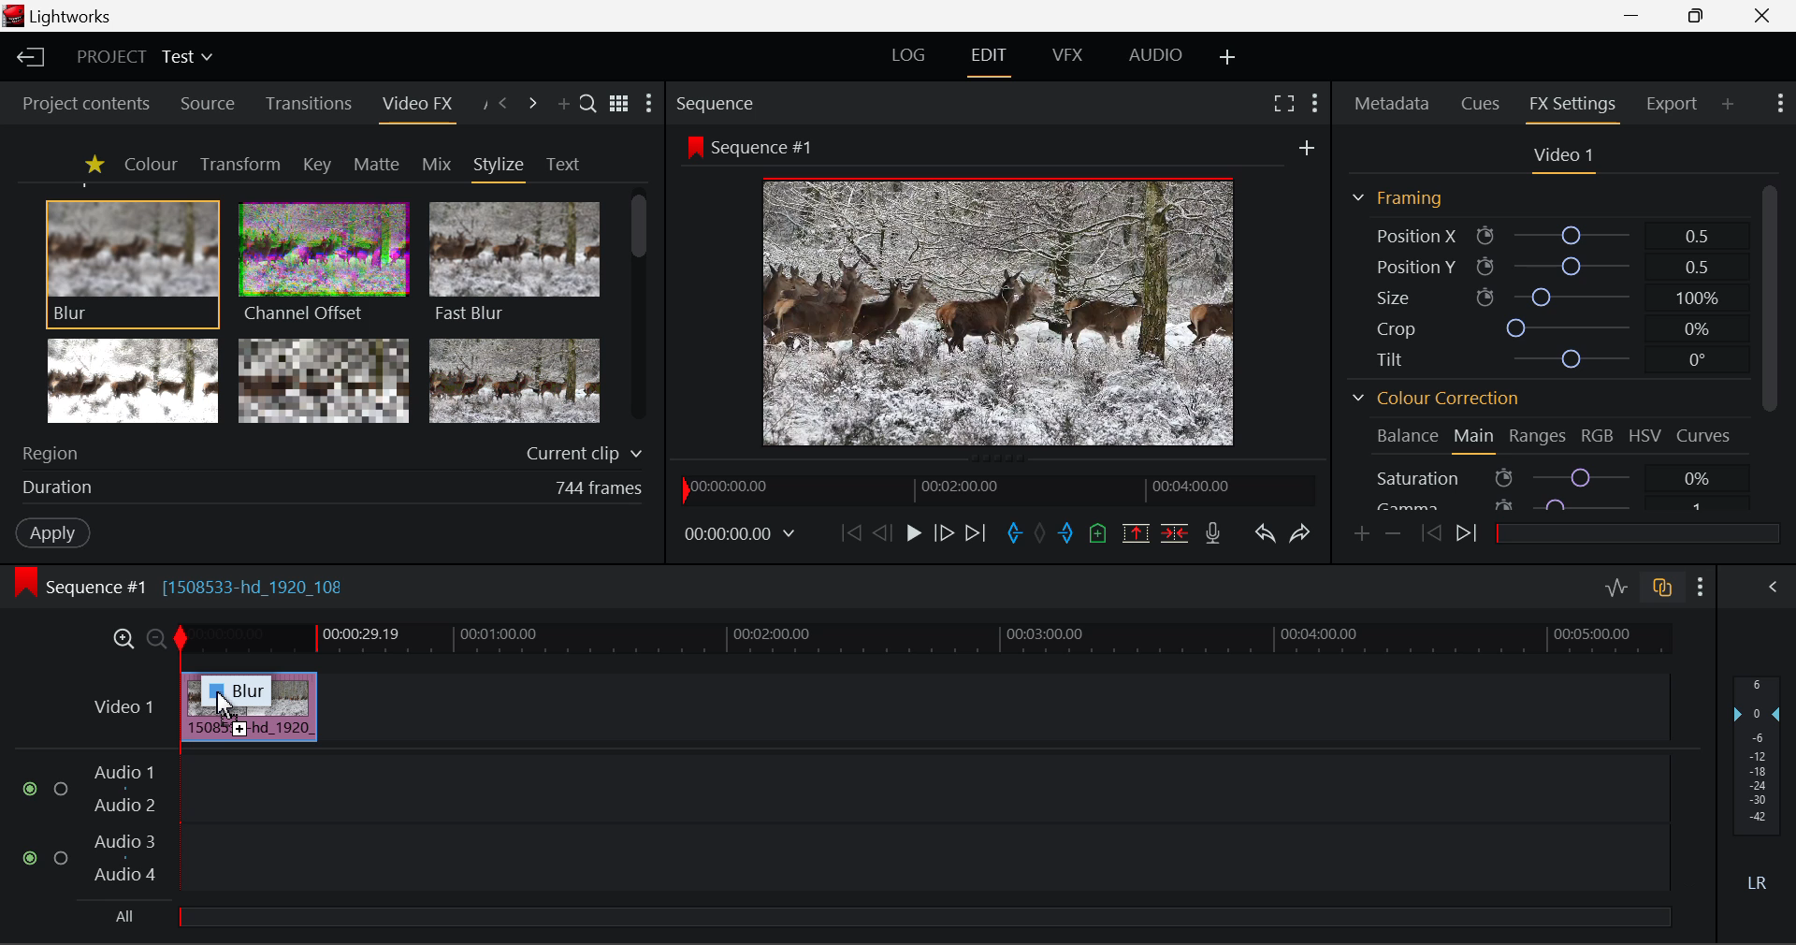 The width and height of the screenshot is (1796, 945). I want to click on VFX Layout, so click(1068, 58).